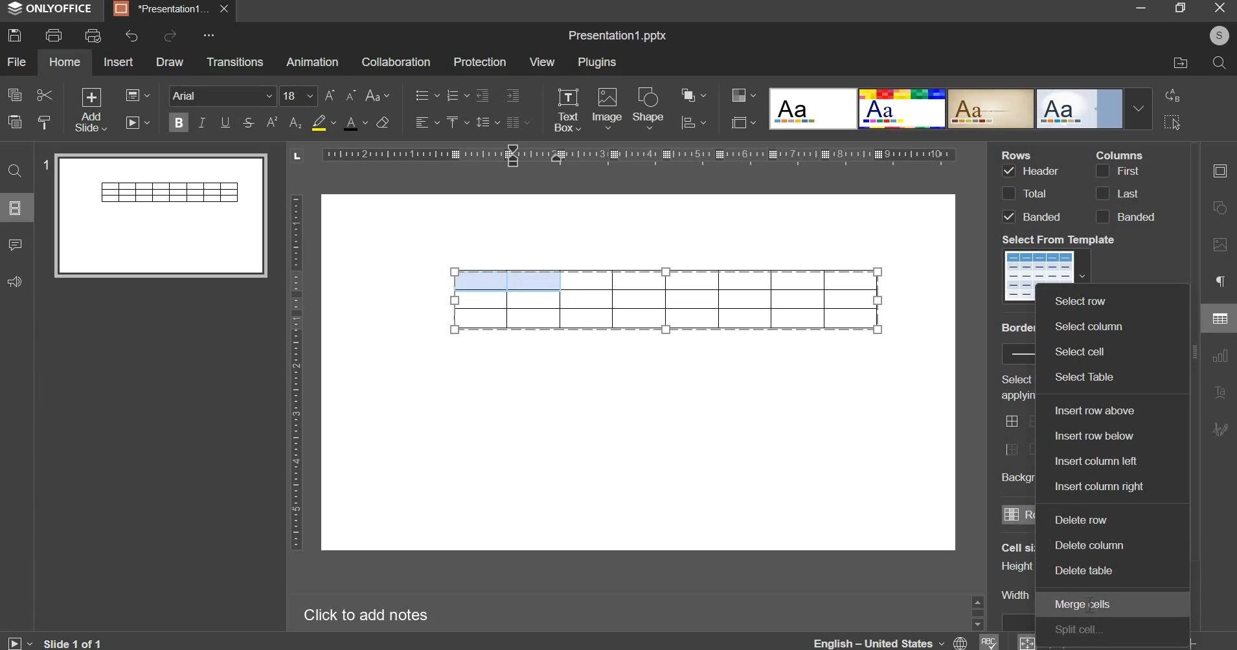 The width and height of the screenshot is (1237, 650). Describe the element at coordinates (486, 122) in the screenshot. I see `line spacing` at that location.